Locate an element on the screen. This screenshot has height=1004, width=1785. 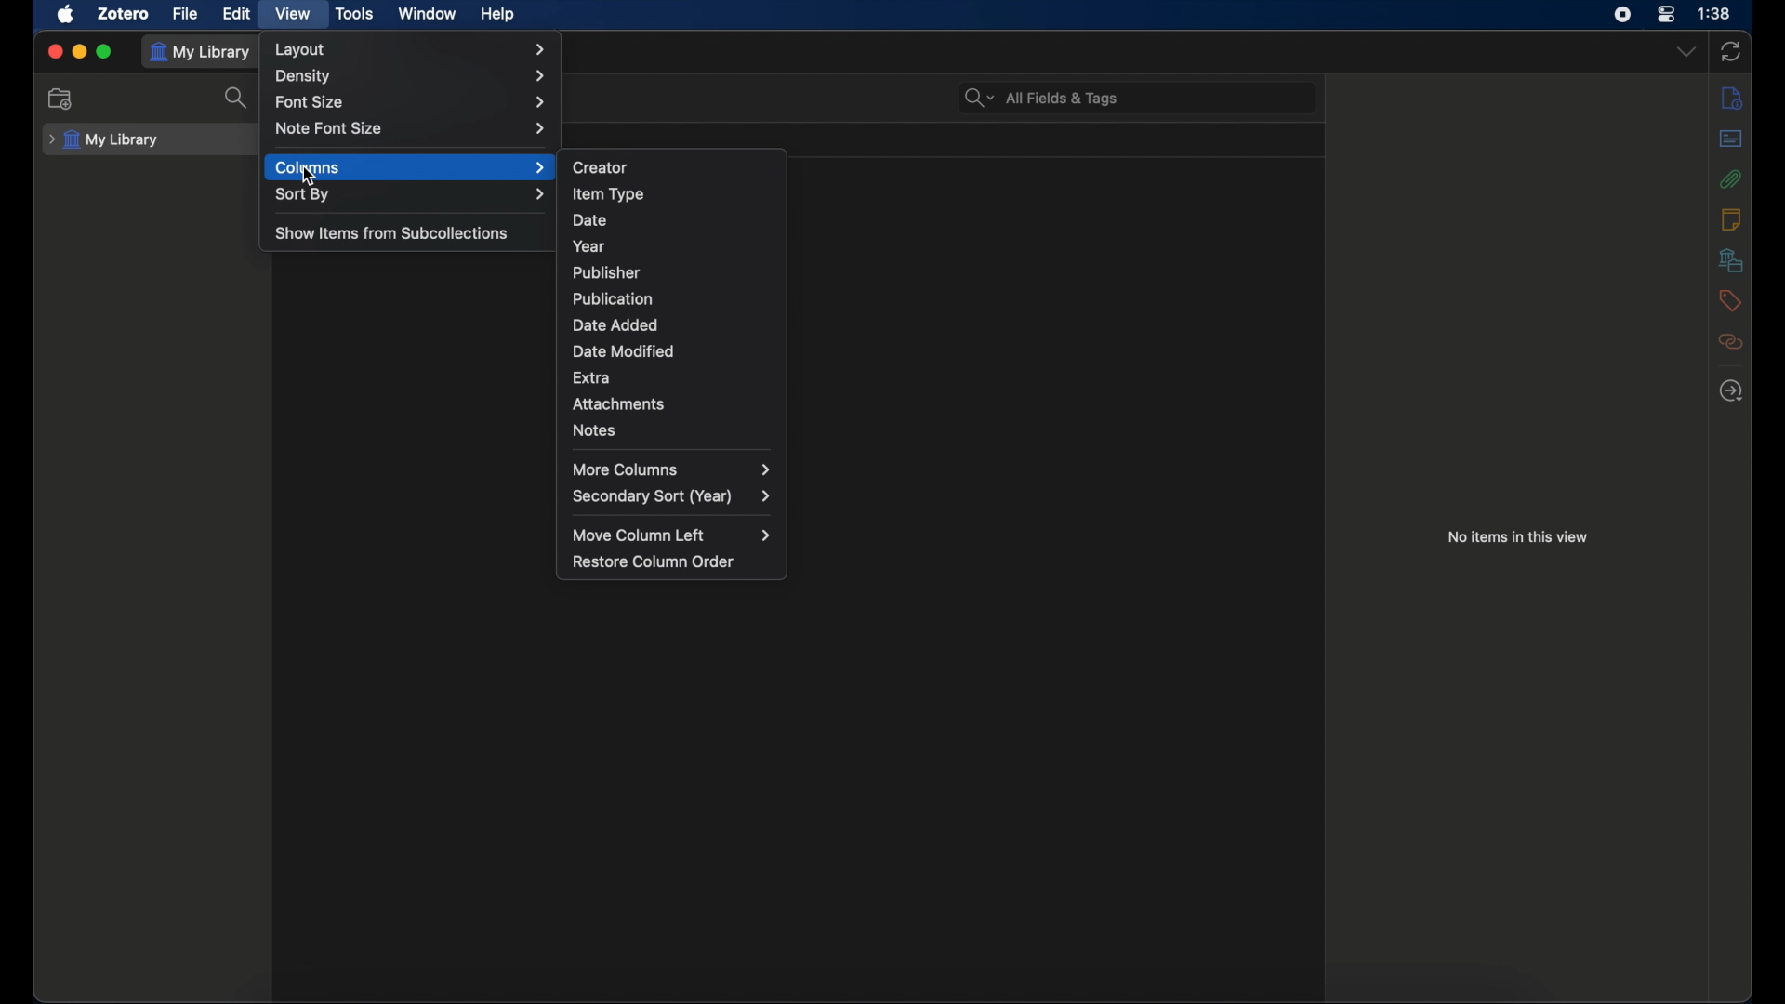
sort by is located at coordinates (411, 195).